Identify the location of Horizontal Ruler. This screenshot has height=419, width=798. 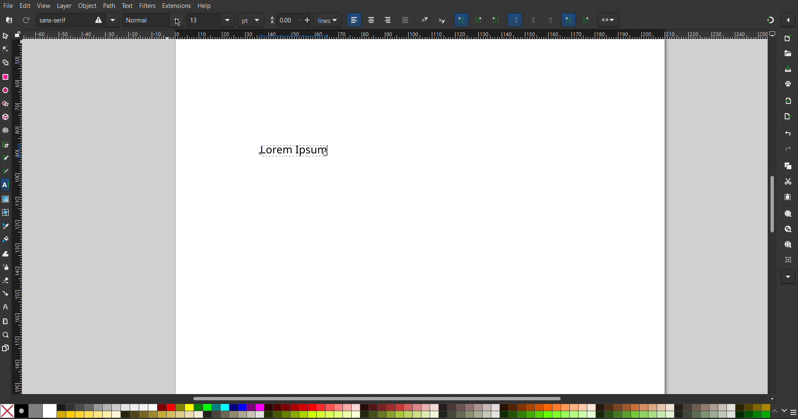
(392, 35).